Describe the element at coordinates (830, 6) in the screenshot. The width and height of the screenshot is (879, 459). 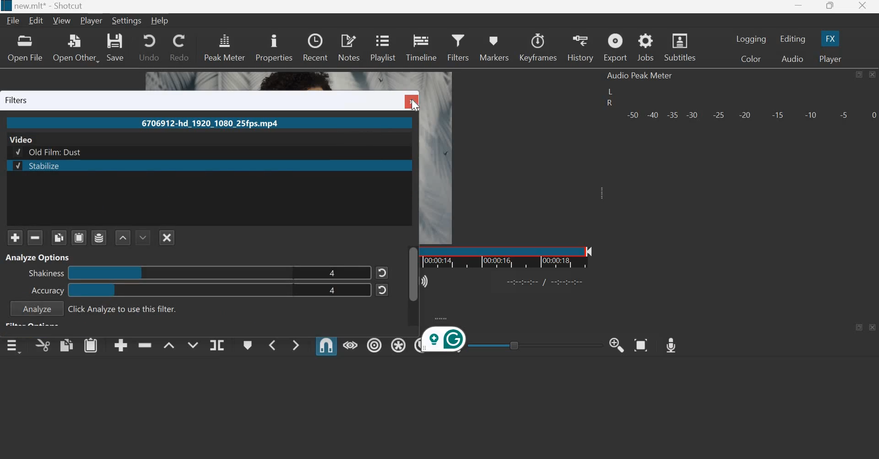
I see `Maximize` at that location.